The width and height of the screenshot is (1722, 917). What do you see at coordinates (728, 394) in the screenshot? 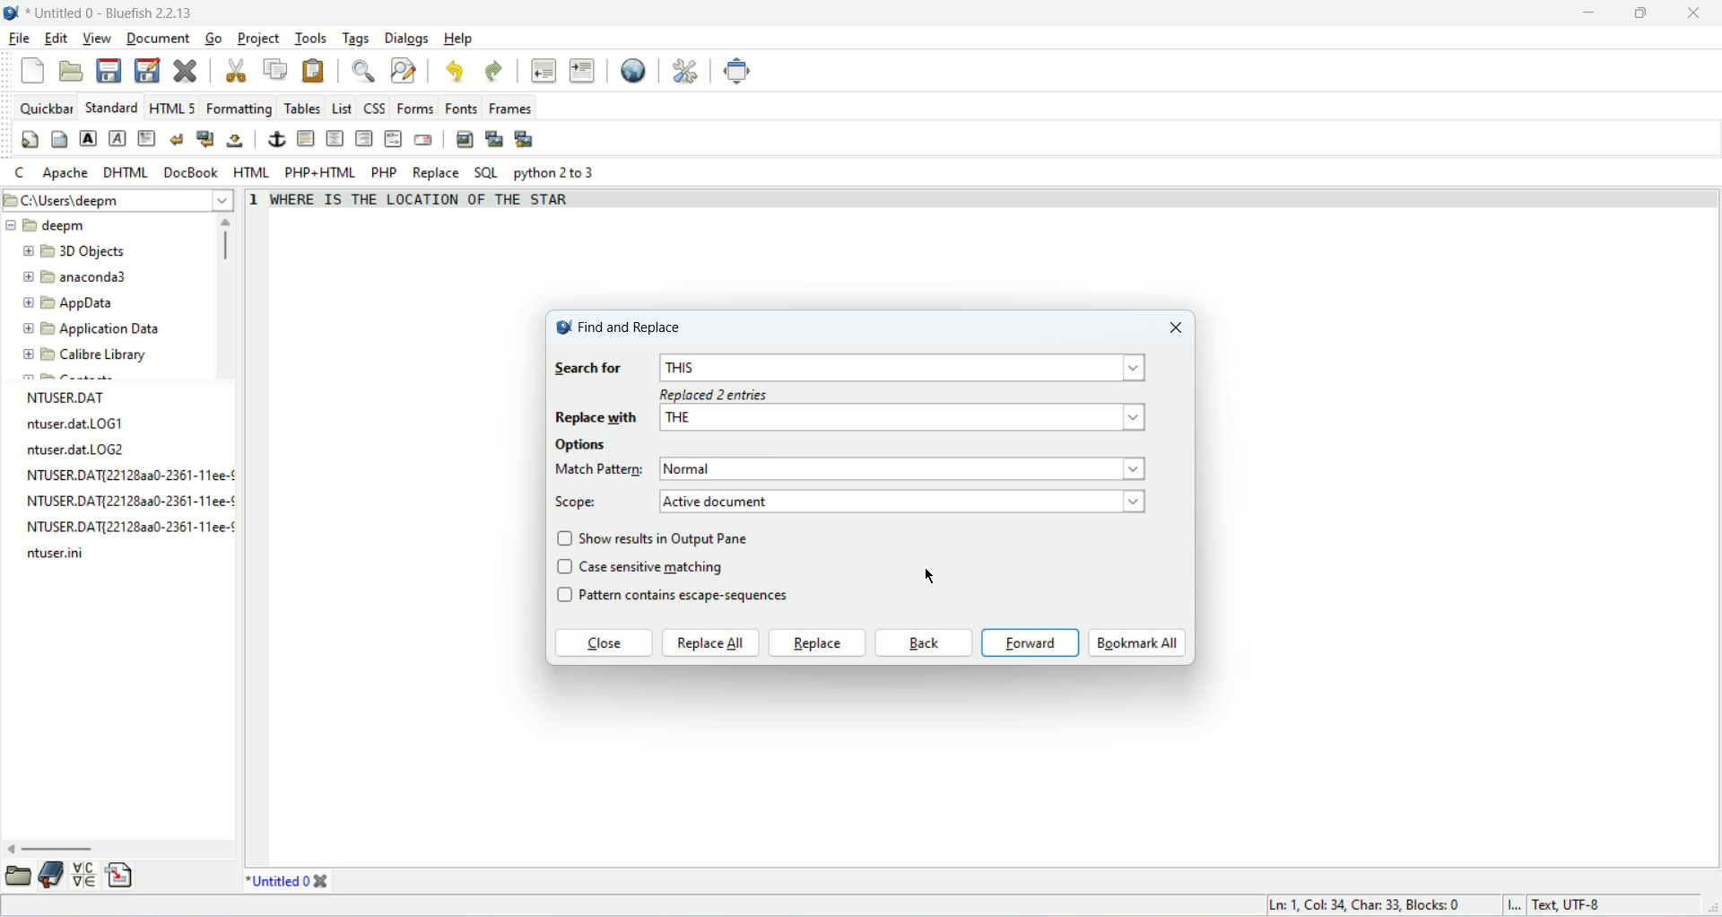
I see `replaced 2 entries` at bounding box center [728, 394].